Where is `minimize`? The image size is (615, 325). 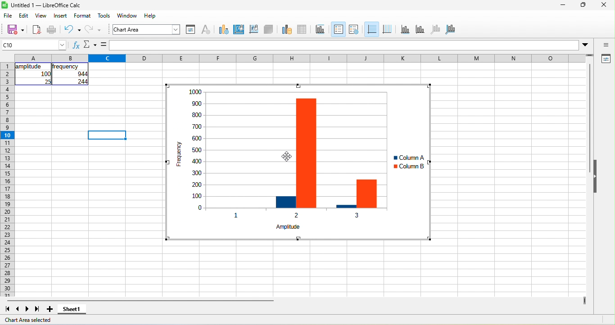
minimize is located at coordinates (563, 5).